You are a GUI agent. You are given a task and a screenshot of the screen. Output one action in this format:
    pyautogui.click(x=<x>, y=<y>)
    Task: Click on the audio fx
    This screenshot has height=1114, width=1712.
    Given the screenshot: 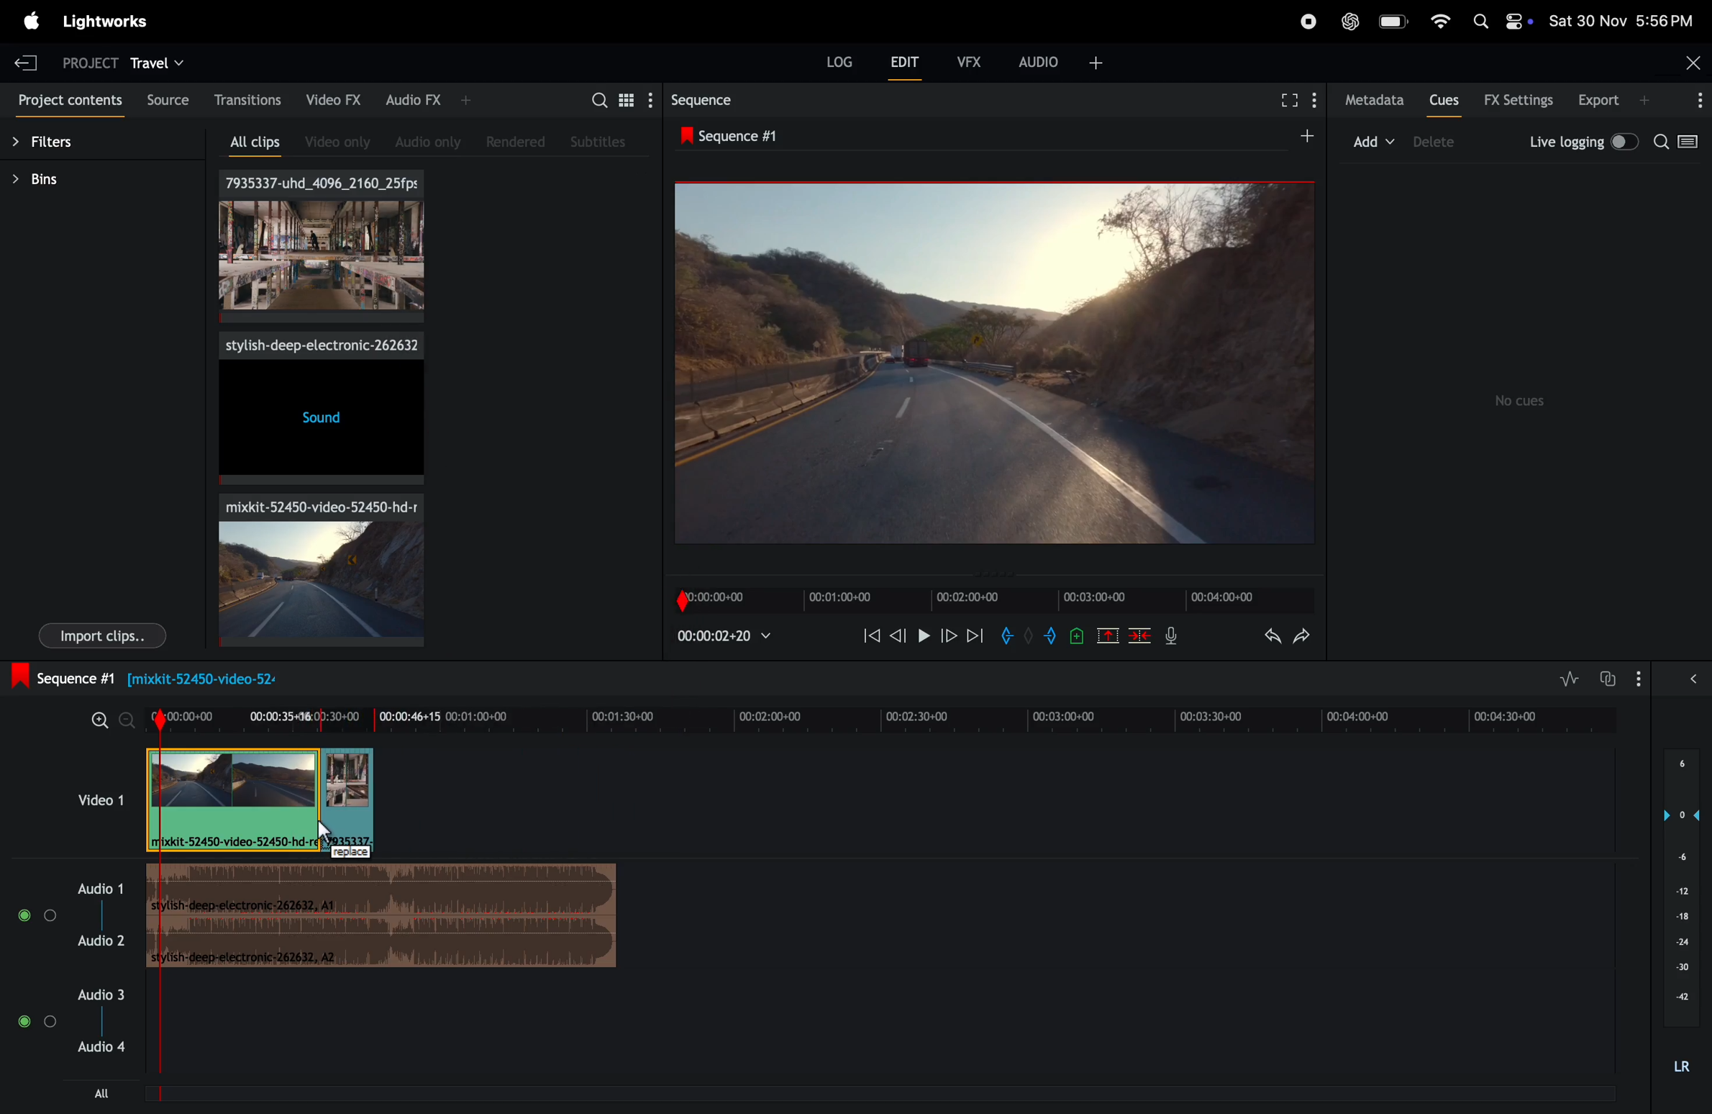 What is the action you would take?
    pyautogui.click(x=419, y=100)
    